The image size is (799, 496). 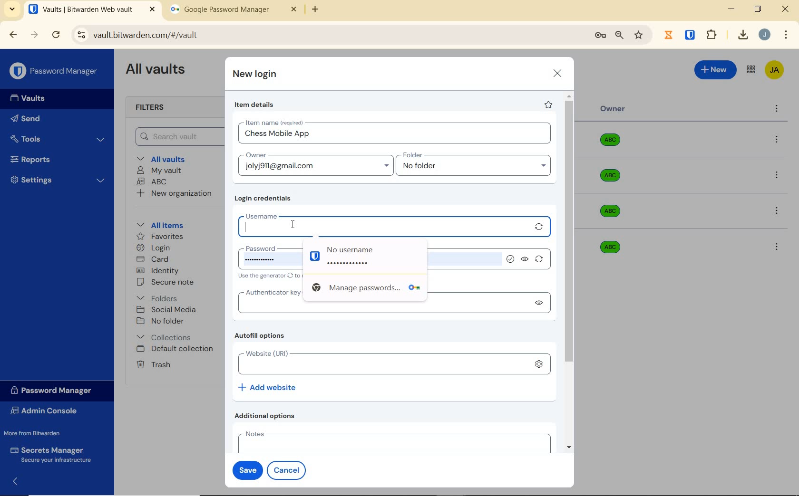 What do you see at coordinates (49, 455) in the screenshot?
I see `Secrets Manager` at bounding box center [49, 455].